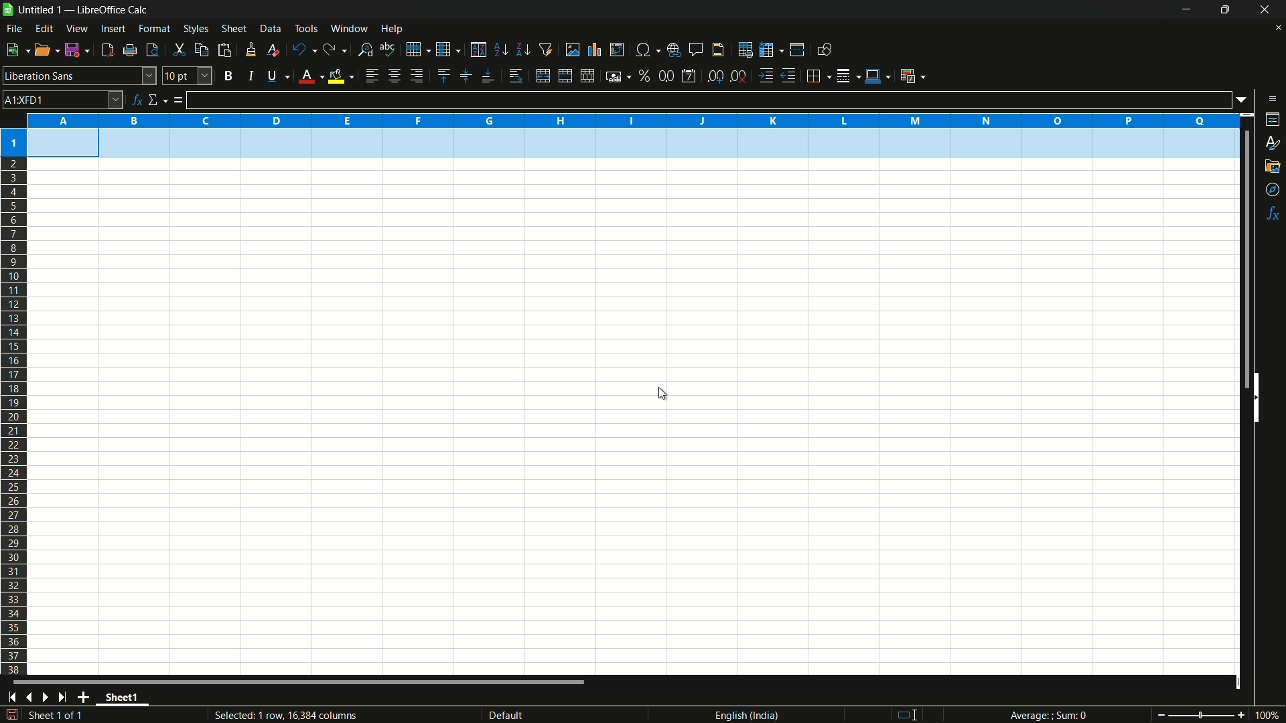  I want to click on print, so click(130, 51).